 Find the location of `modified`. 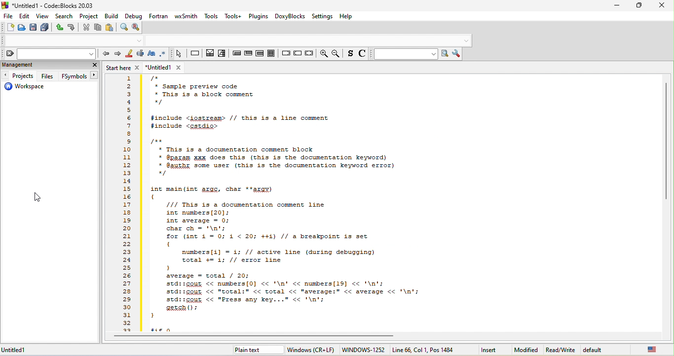

modified is located at coordinates (527, 350).